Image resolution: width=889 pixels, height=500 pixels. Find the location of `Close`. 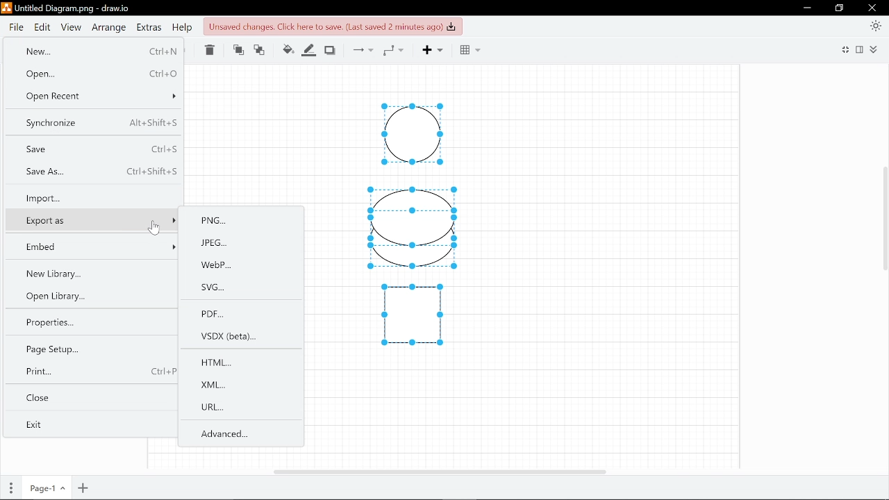

Close is located at coordinates (873, 8).